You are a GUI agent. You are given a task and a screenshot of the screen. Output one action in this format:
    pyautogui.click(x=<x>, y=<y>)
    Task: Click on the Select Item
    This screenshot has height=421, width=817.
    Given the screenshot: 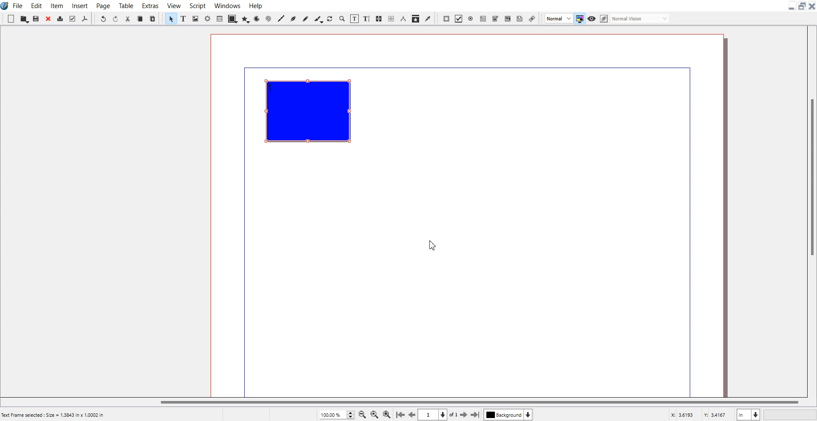 What is the action you would take?
    pyautogui.click(x=171, y=18)
    